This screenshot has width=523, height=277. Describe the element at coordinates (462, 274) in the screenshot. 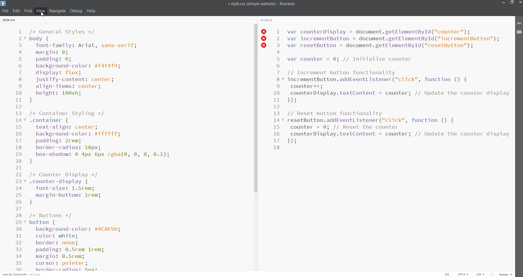

I see `encoding` at that location.